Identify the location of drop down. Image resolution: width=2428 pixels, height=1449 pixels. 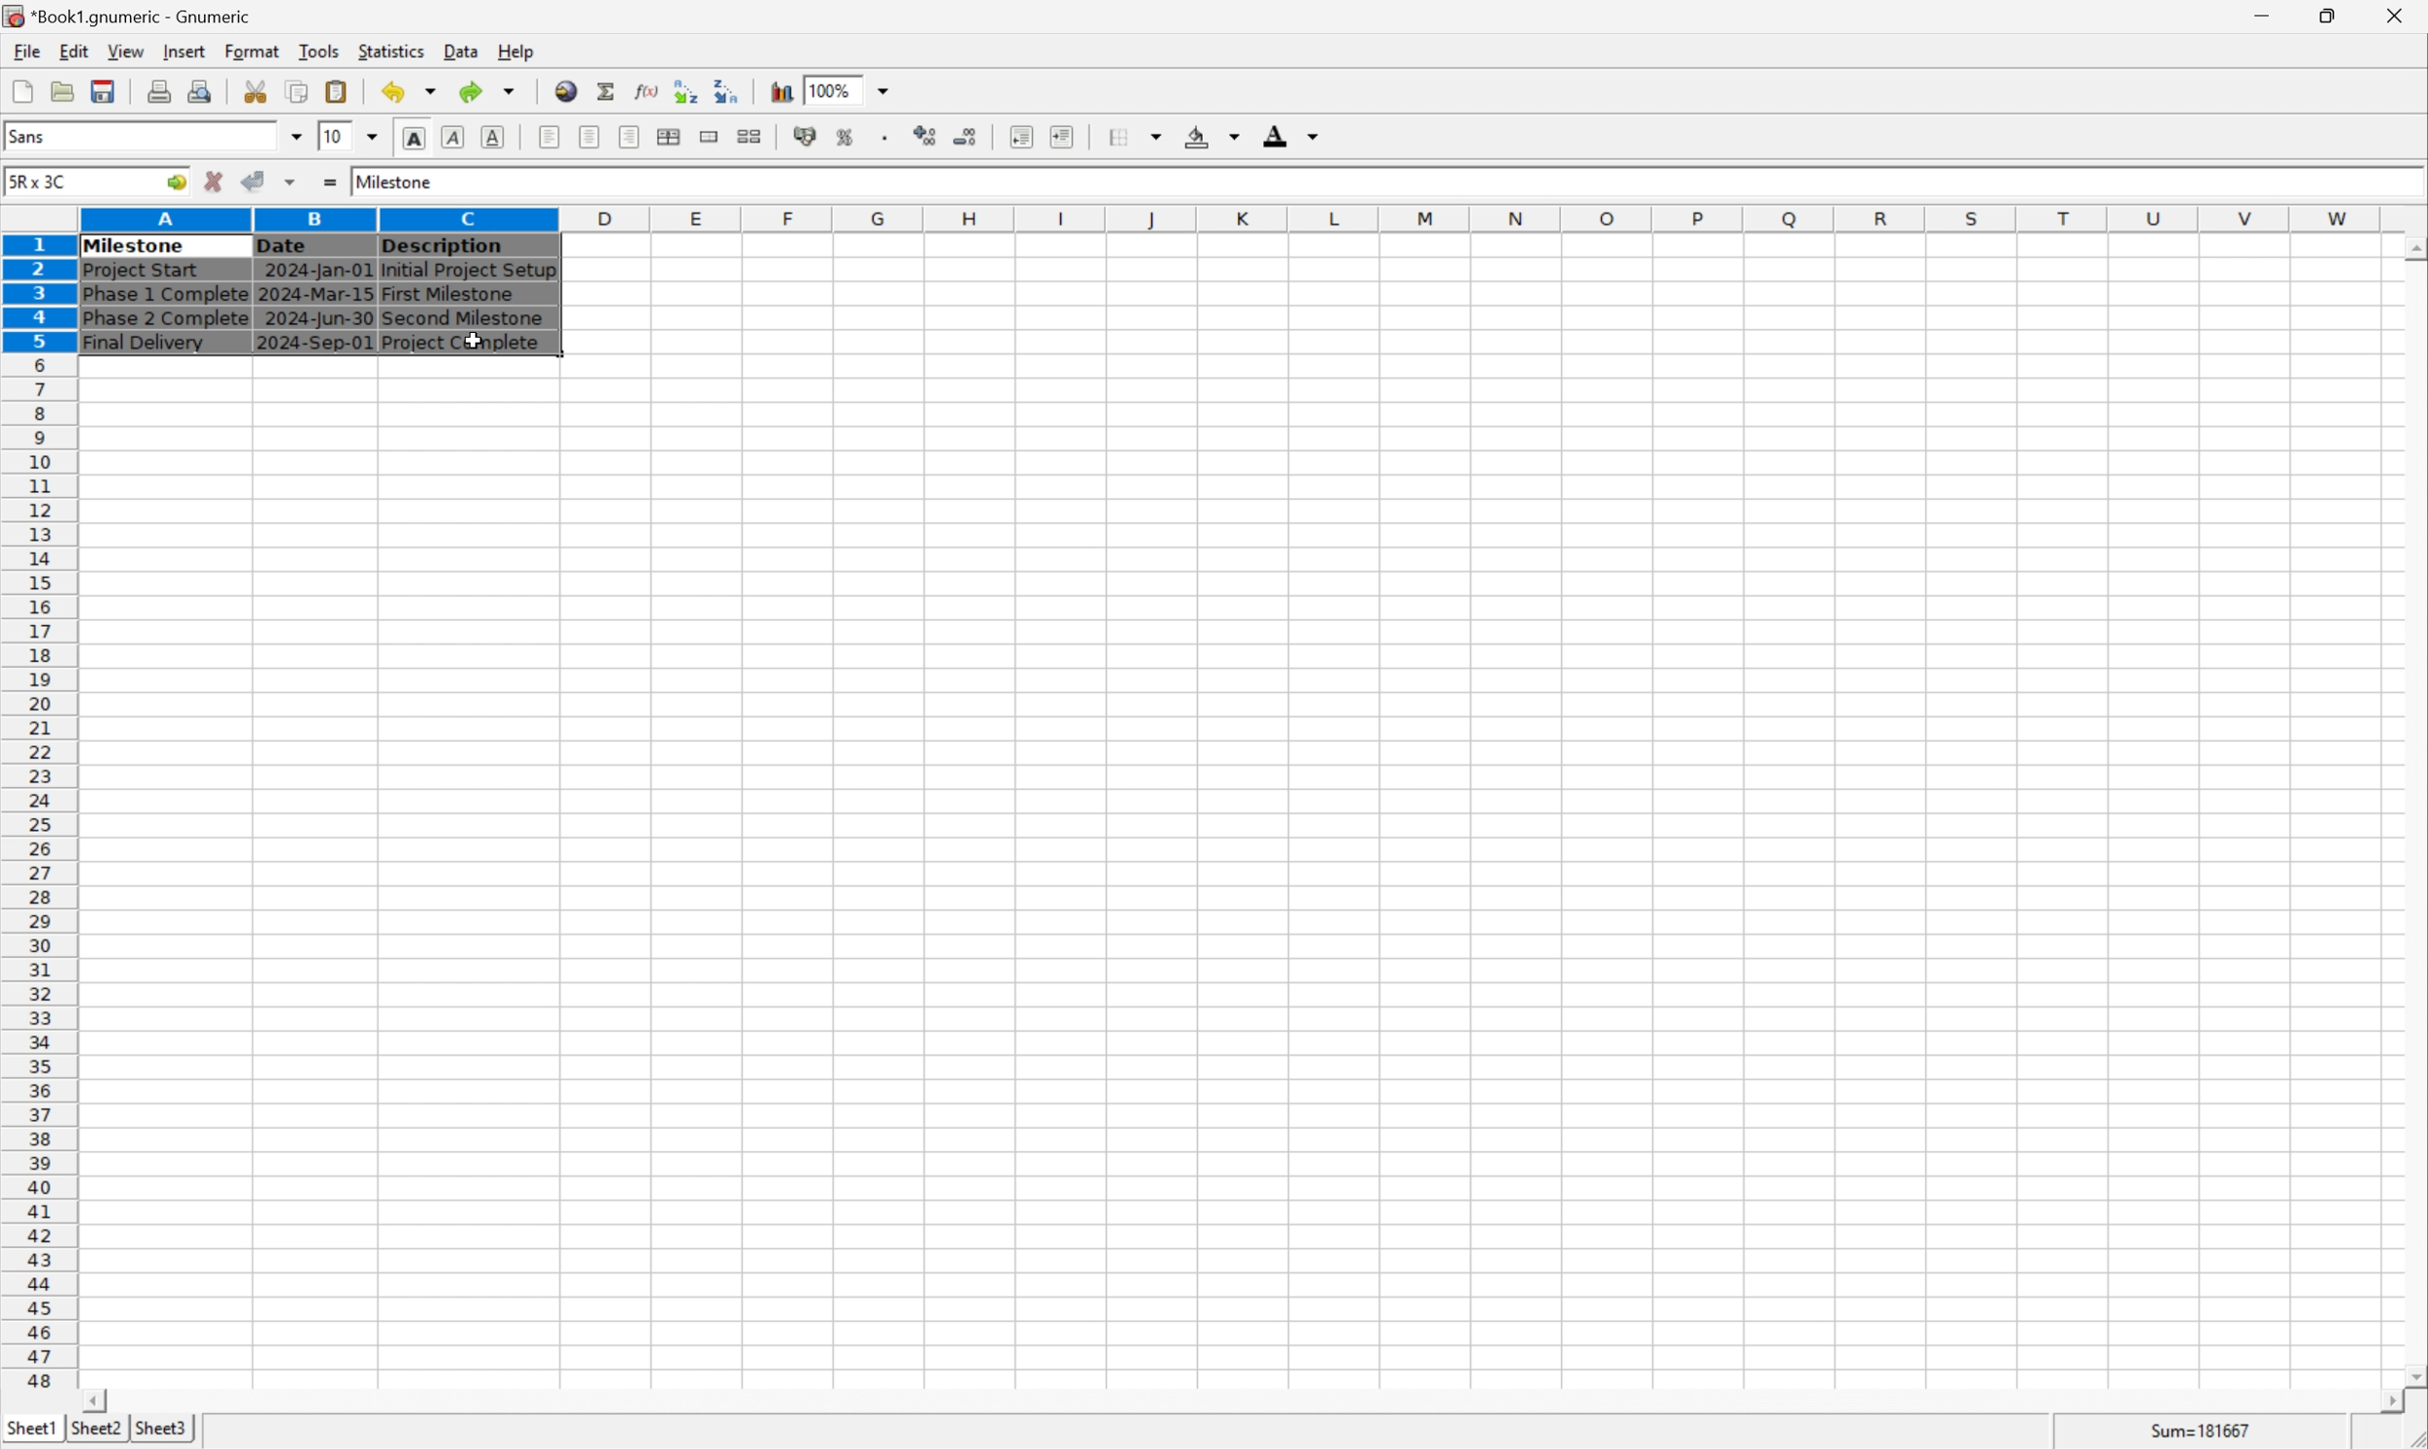
(375, 135).